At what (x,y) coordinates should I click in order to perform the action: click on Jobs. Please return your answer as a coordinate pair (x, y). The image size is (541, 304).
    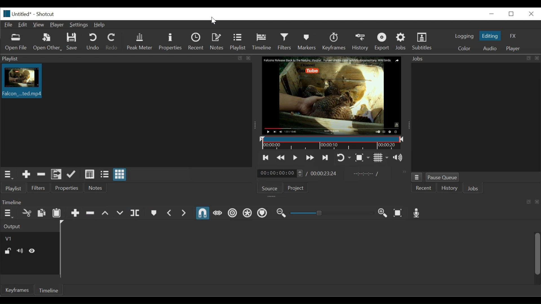
    Looking at the image, I should click on (476, 188).